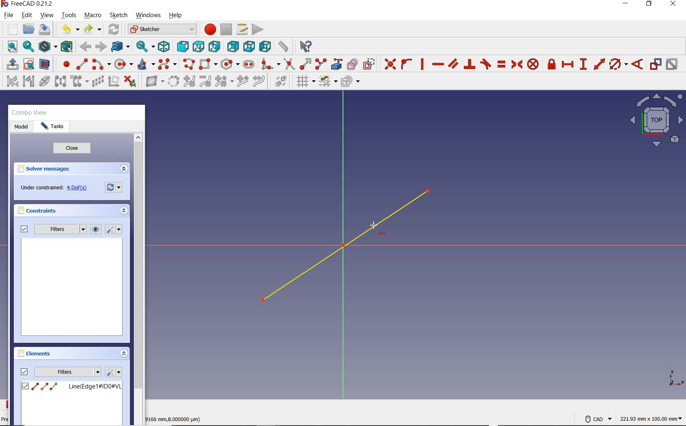 Image resolution: width=686 pixels, height=426 pixels. I want to click on VIEW, so click(47, 16).